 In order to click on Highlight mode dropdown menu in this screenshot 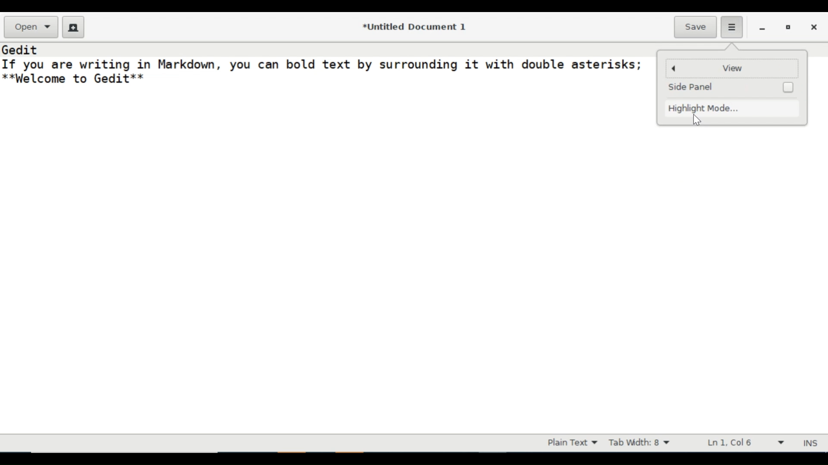, I will do `click(574, 442)`.